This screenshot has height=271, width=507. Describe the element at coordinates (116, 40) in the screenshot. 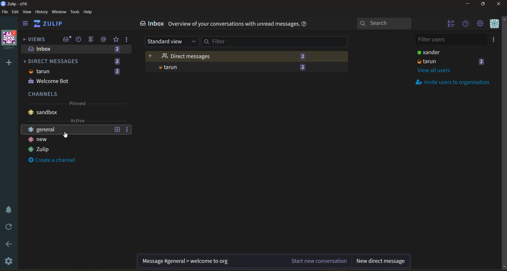

I see `favorites` at that location.